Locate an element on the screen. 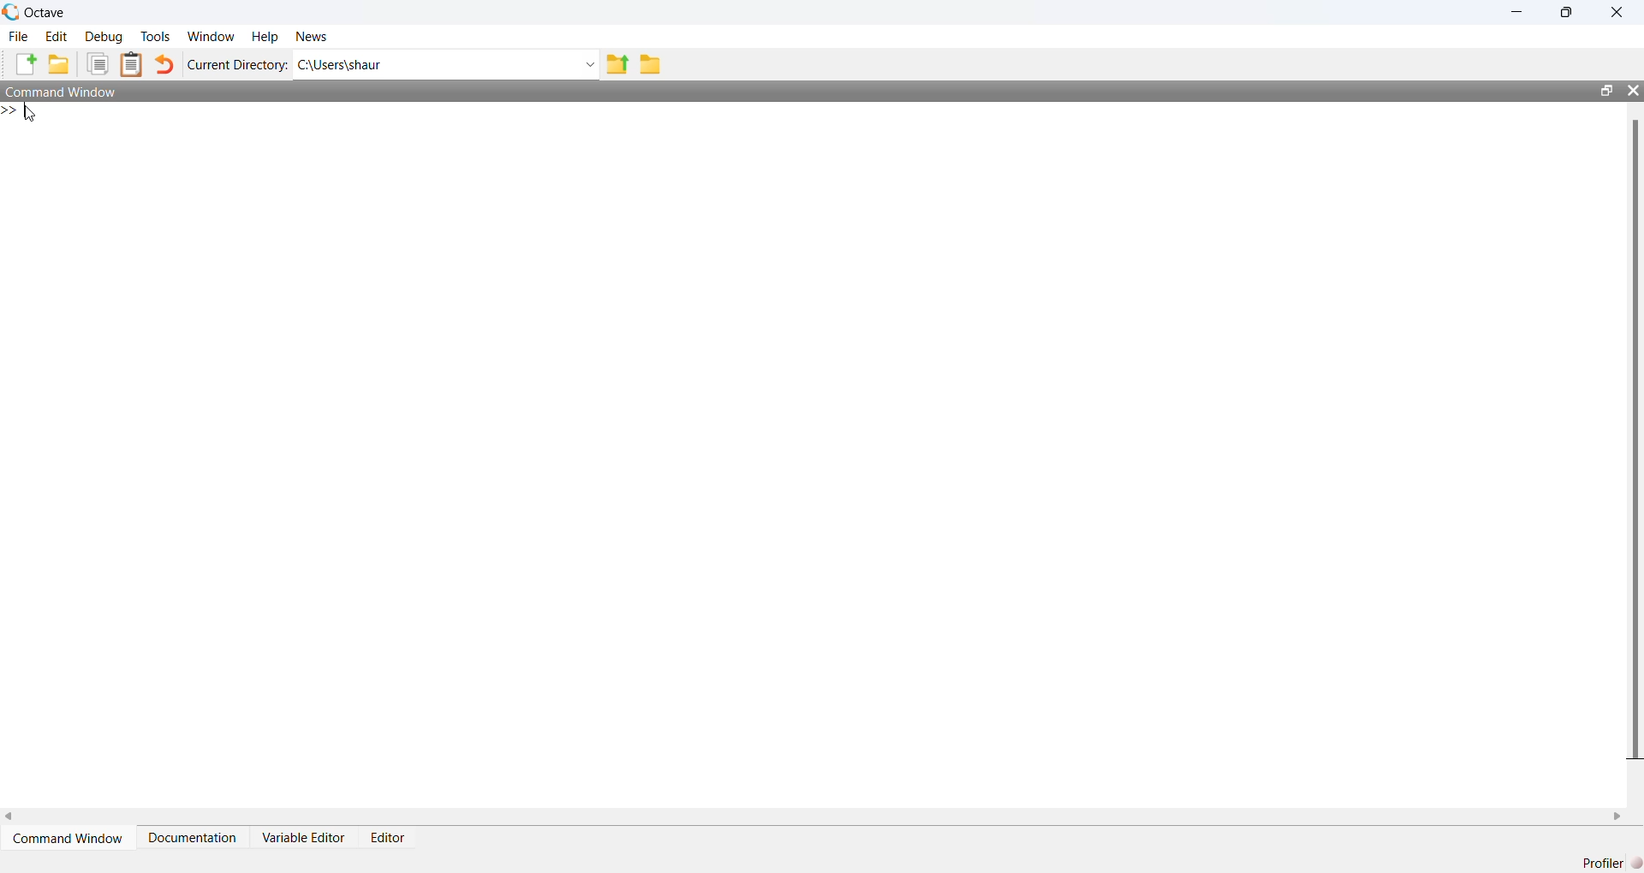  cursor is located at coordinates (31, 114).